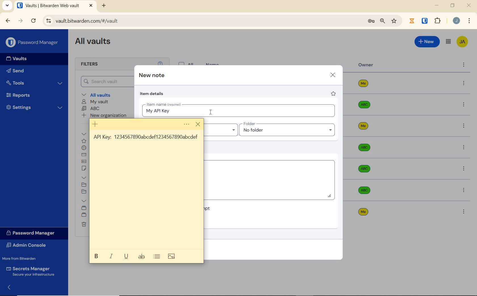 The width and height of the screenshot is (477, 296). Describe the element at coordinates (186, 124) in the screenshot. I see `menu` at that location.